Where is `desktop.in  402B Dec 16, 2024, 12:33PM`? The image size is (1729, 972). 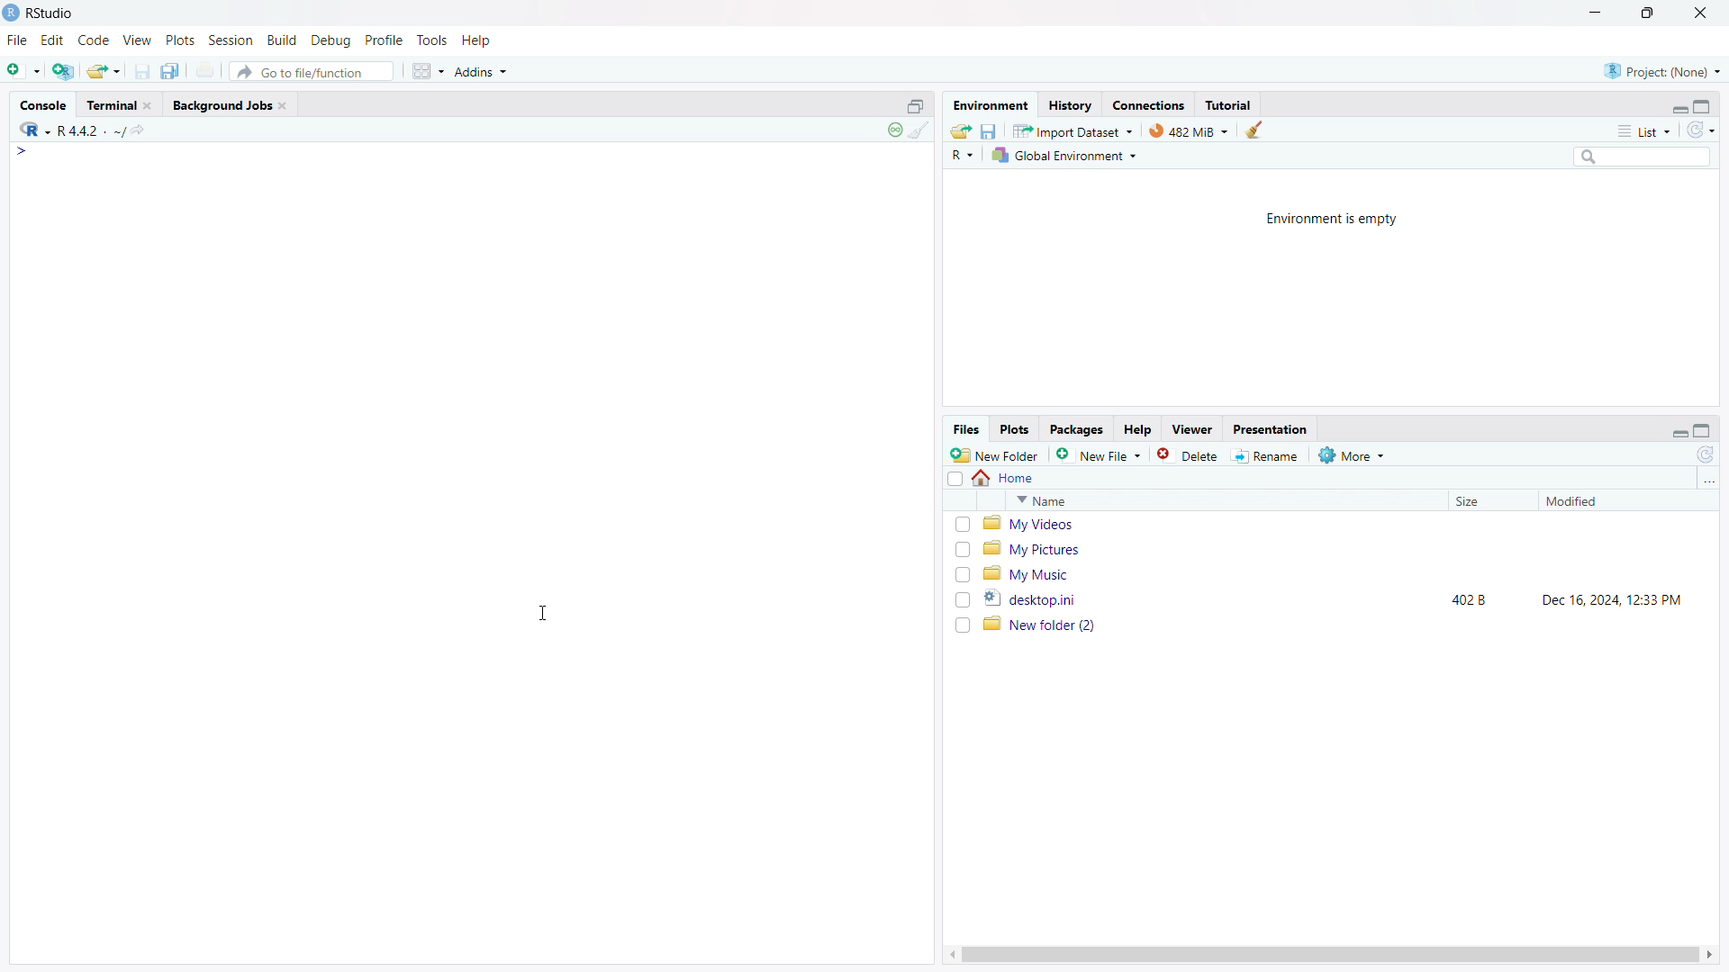 desktop.in  402B Dec 16, 2024, 12:33PM is located at coordinates (1344, 598).